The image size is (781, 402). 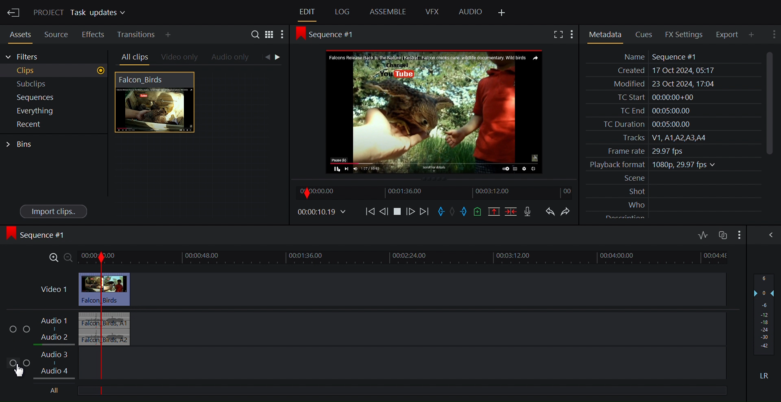 What do you see at coordinates (54, 289) in the screenshot?
I see `Video 1` at bounding box center [54, 289].